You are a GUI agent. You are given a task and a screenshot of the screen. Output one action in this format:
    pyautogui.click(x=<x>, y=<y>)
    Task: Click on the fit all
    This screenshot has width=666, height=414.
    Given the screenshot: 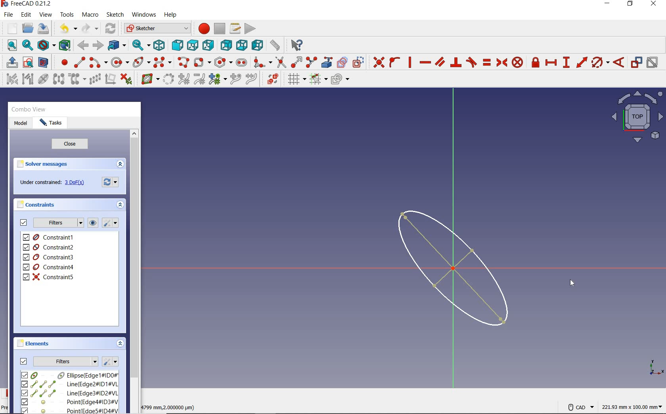 What is the action you would take?
    pyautogui.click(x=10, y=46)
    